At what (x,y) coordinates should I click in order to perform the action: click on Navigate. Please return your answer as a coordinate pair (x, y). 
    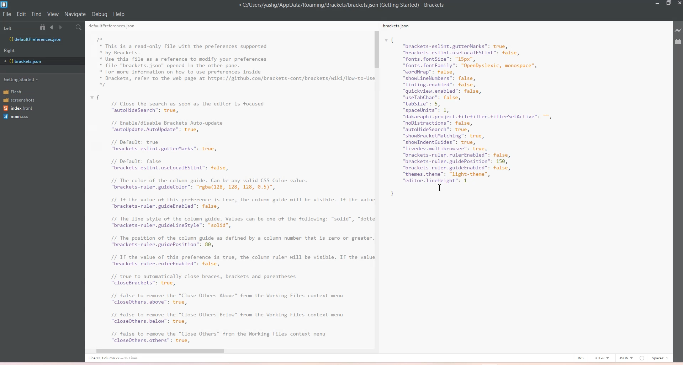
    Looking at the image, I should click on (75, 14).